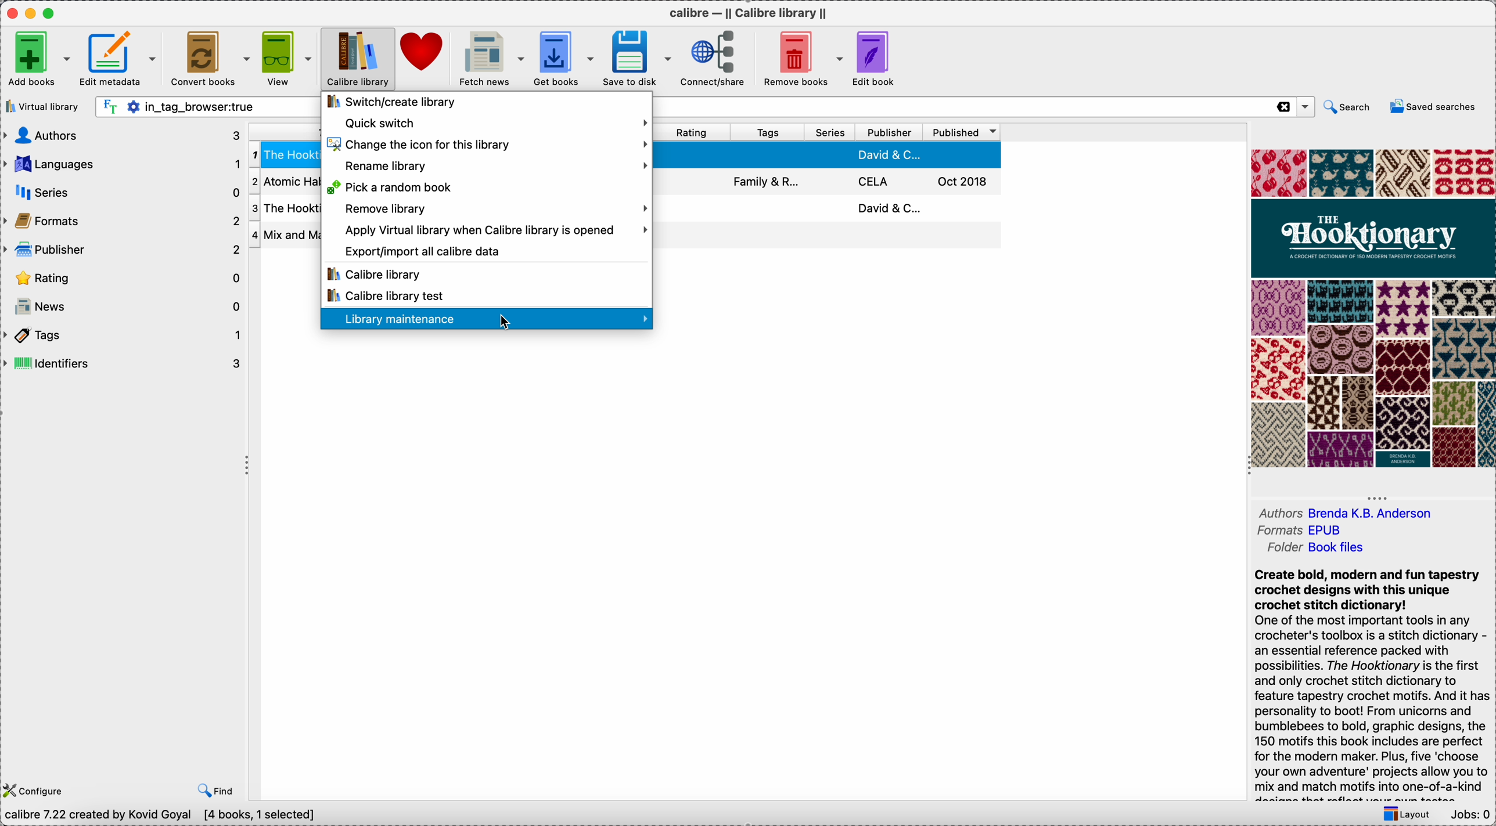 Image resolution: width=1496 pixels, height=826 pixels. Describe the element at coordinates (879, 59) in the screenshot. I see `edit book` at that location.